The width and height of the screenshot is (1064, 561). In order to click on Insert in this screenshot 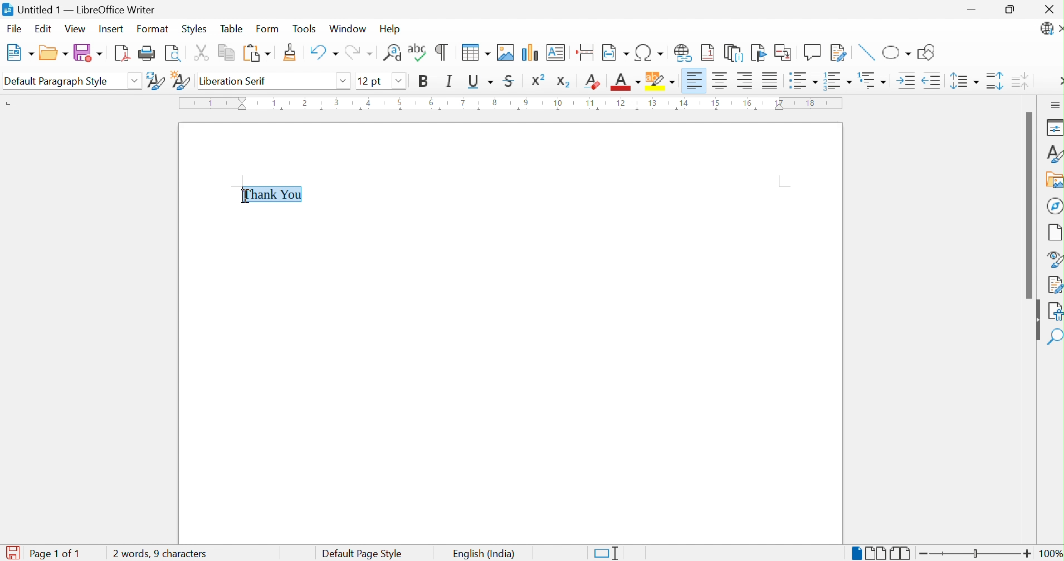, I will do `click(113, 28)`.